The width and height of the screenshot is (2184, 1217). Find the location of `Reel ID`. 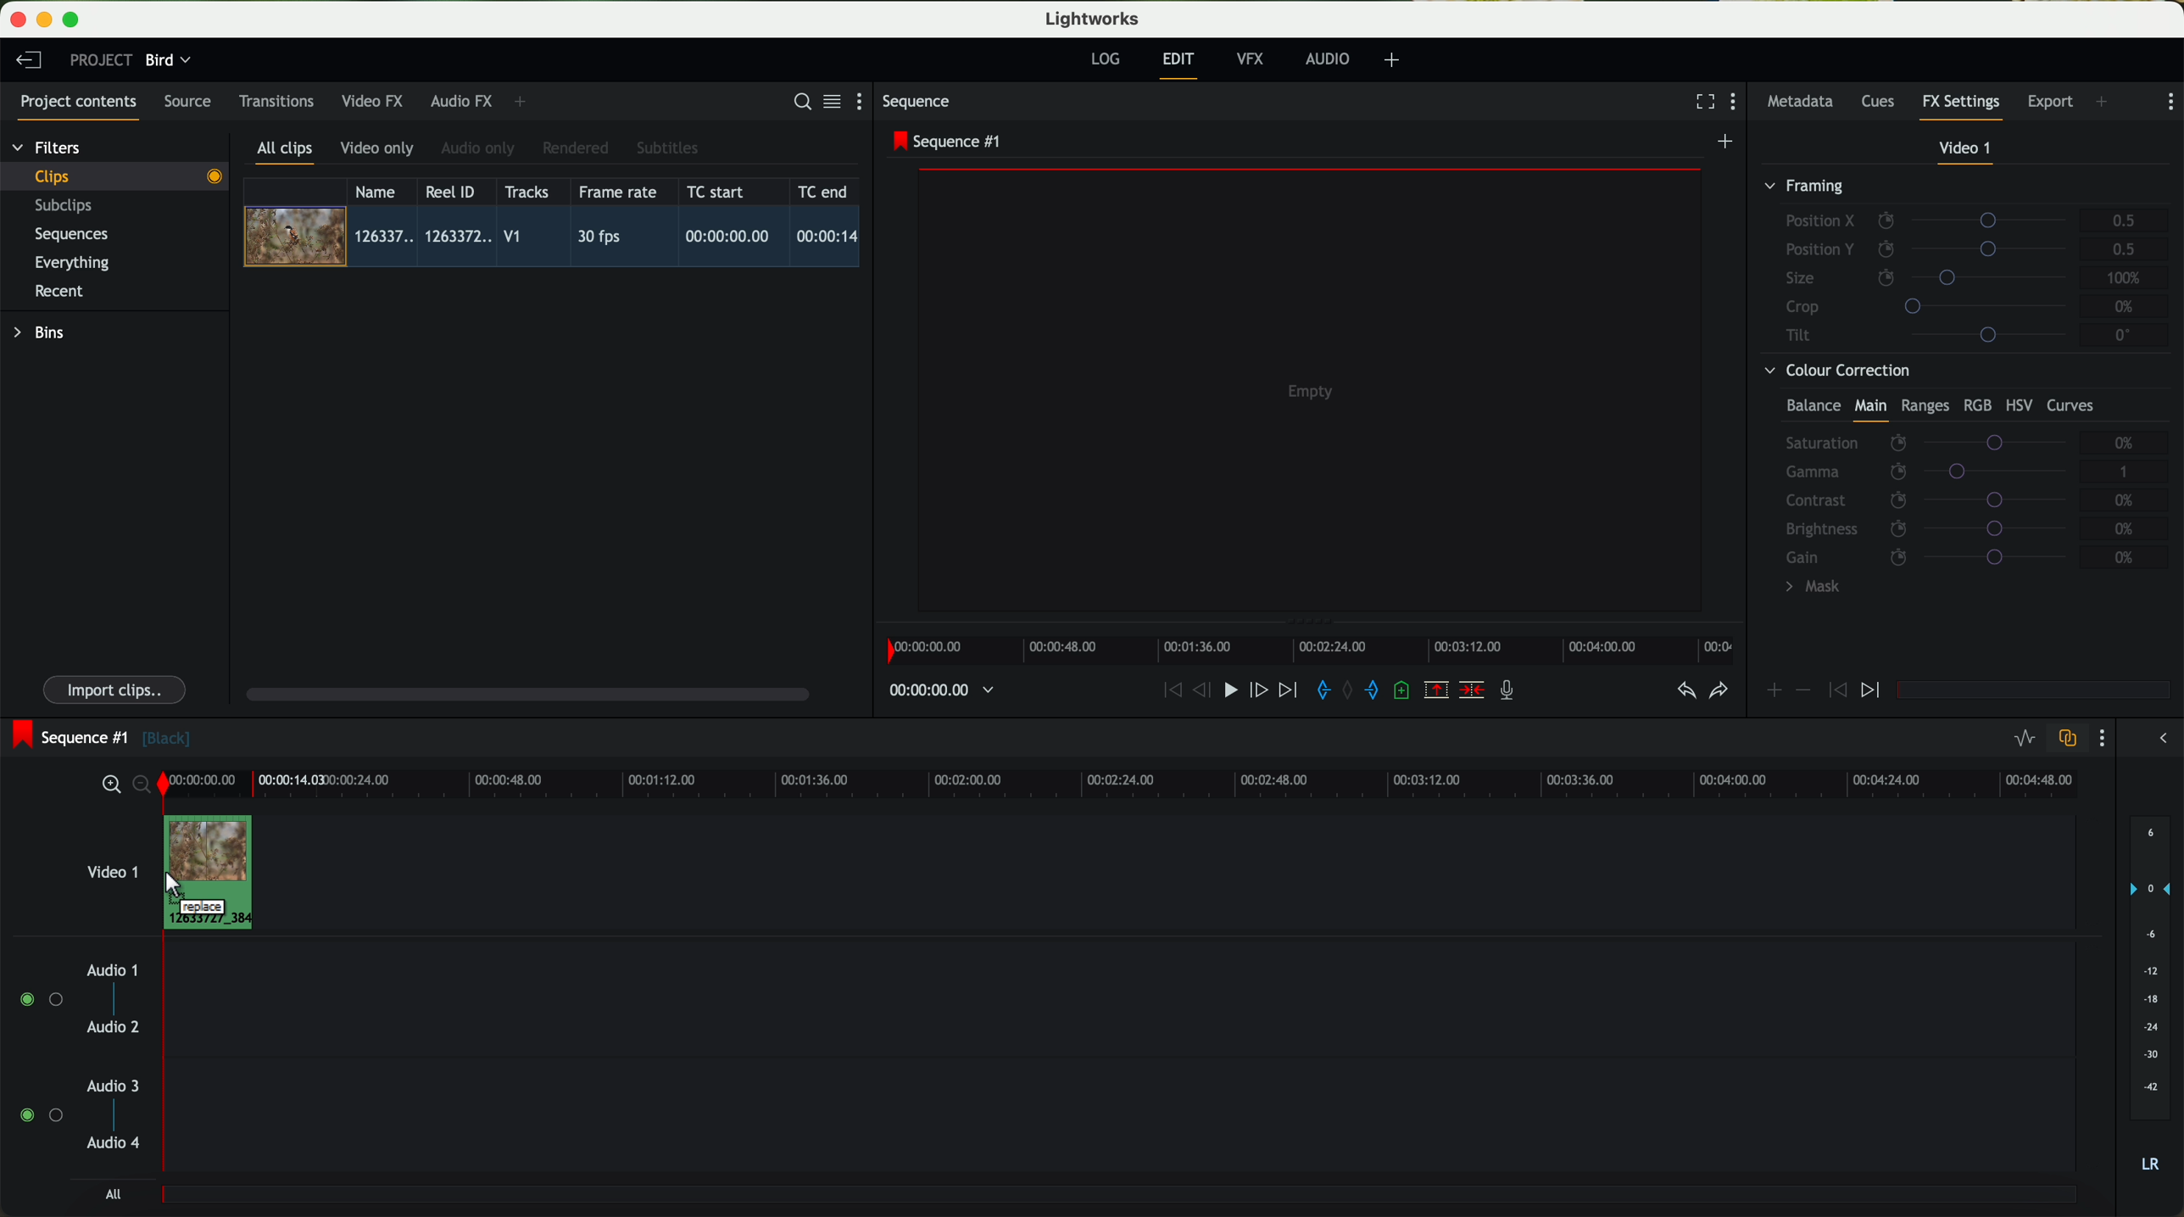

Reel ID is located at coordinates (454, 191).